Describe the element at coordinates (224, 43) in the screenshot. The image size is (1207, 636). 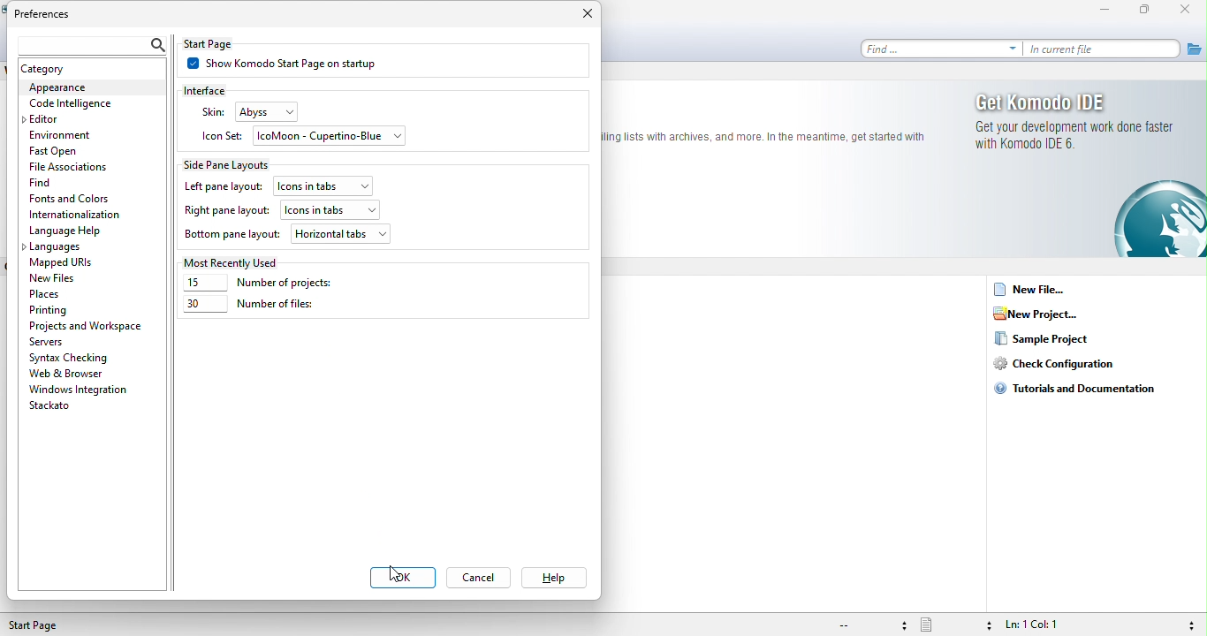
I see `start page` at that location.